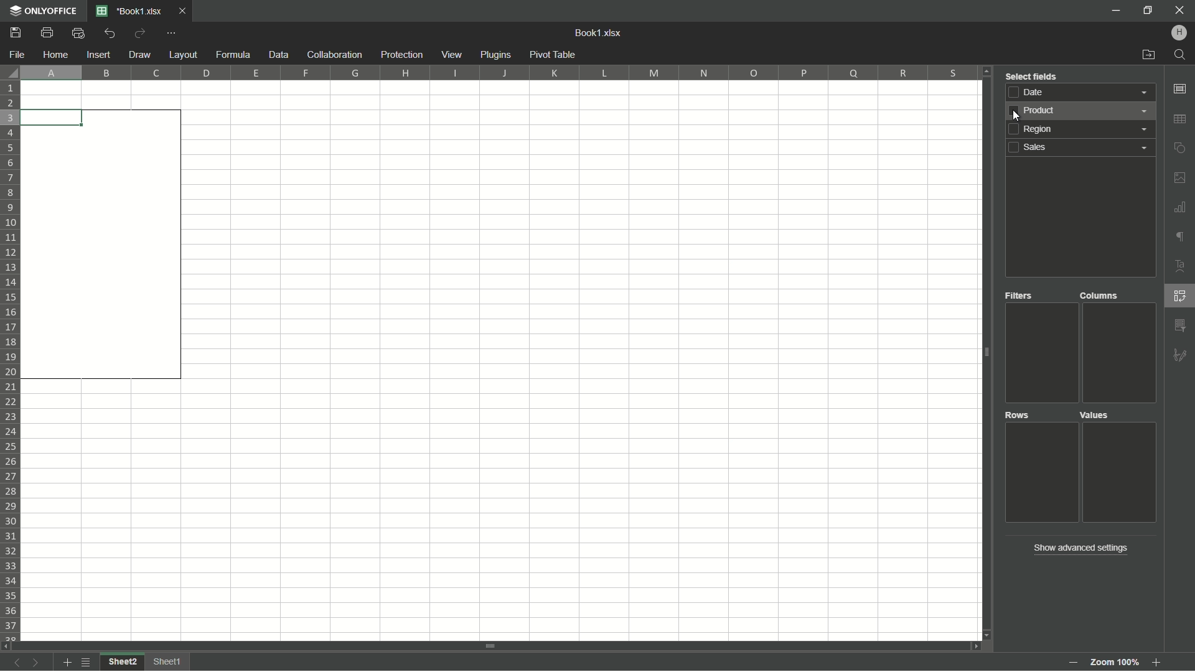 This screenshot has height=672, width=1195. Describe the element at coordinates (131, 12) in the screenshot. I see `File name ` at that location.